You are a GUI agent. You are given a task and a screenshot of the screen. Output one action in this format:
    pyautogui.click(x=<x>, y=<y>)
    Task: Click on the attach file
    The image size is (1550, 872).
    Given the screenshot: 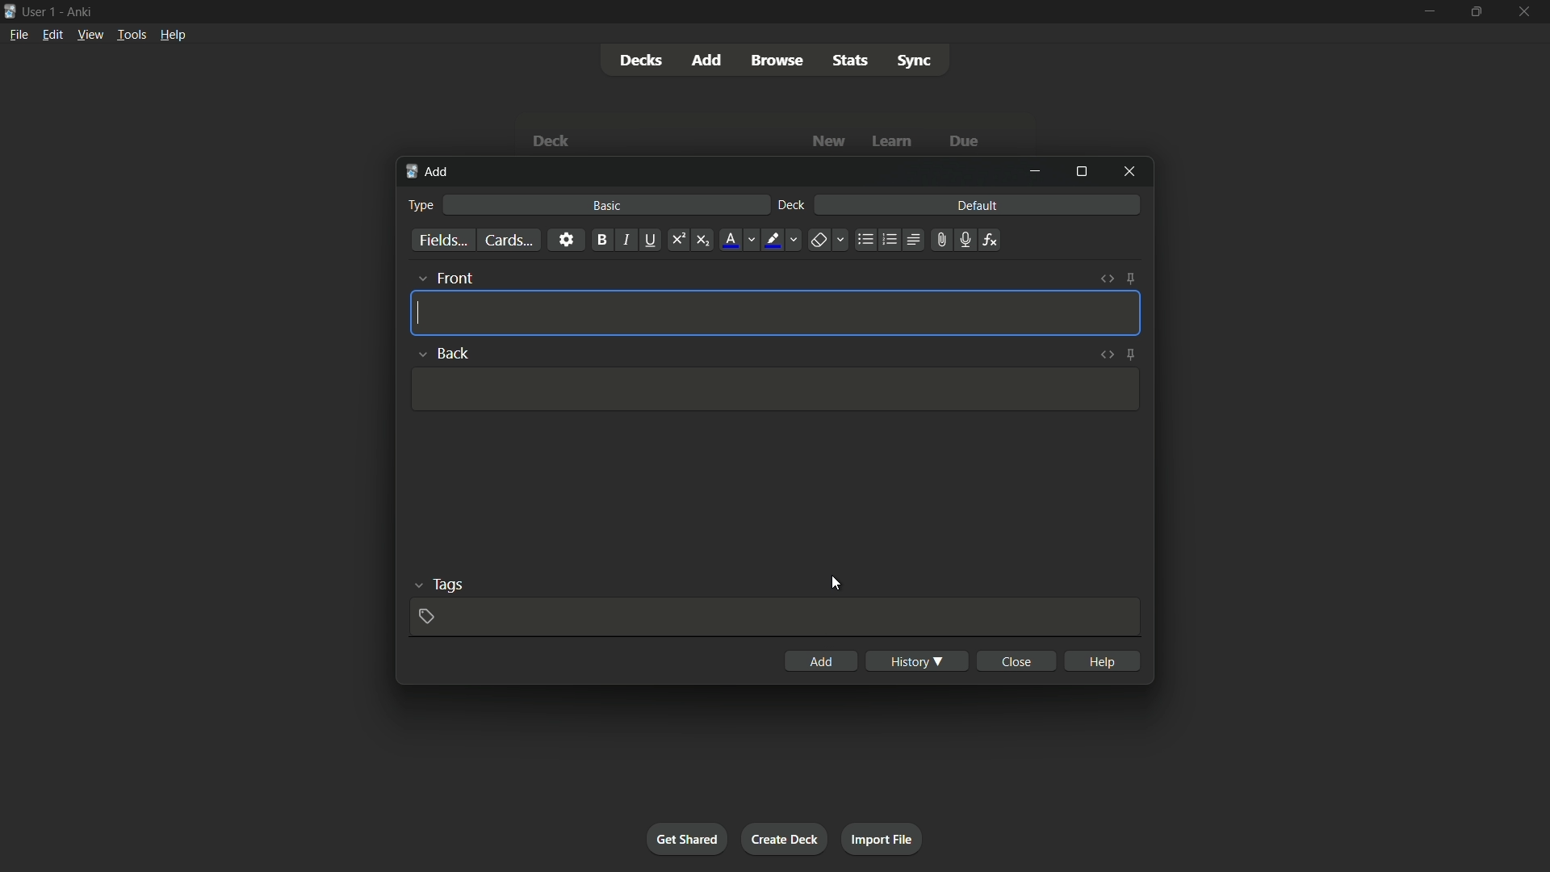 What is the action you would take?
    pyautogui.click(x=941, y=241)
    